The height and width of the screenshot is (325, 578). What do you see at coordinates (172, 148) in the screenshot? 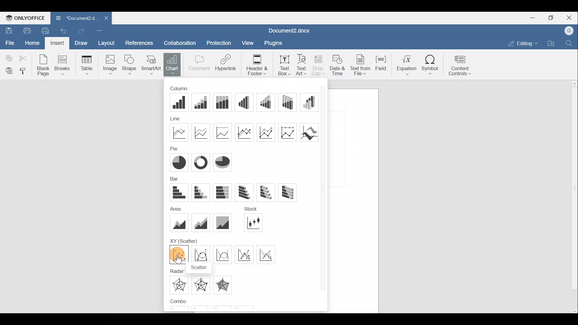
I see `Pie` at bounding box center [172, 148].